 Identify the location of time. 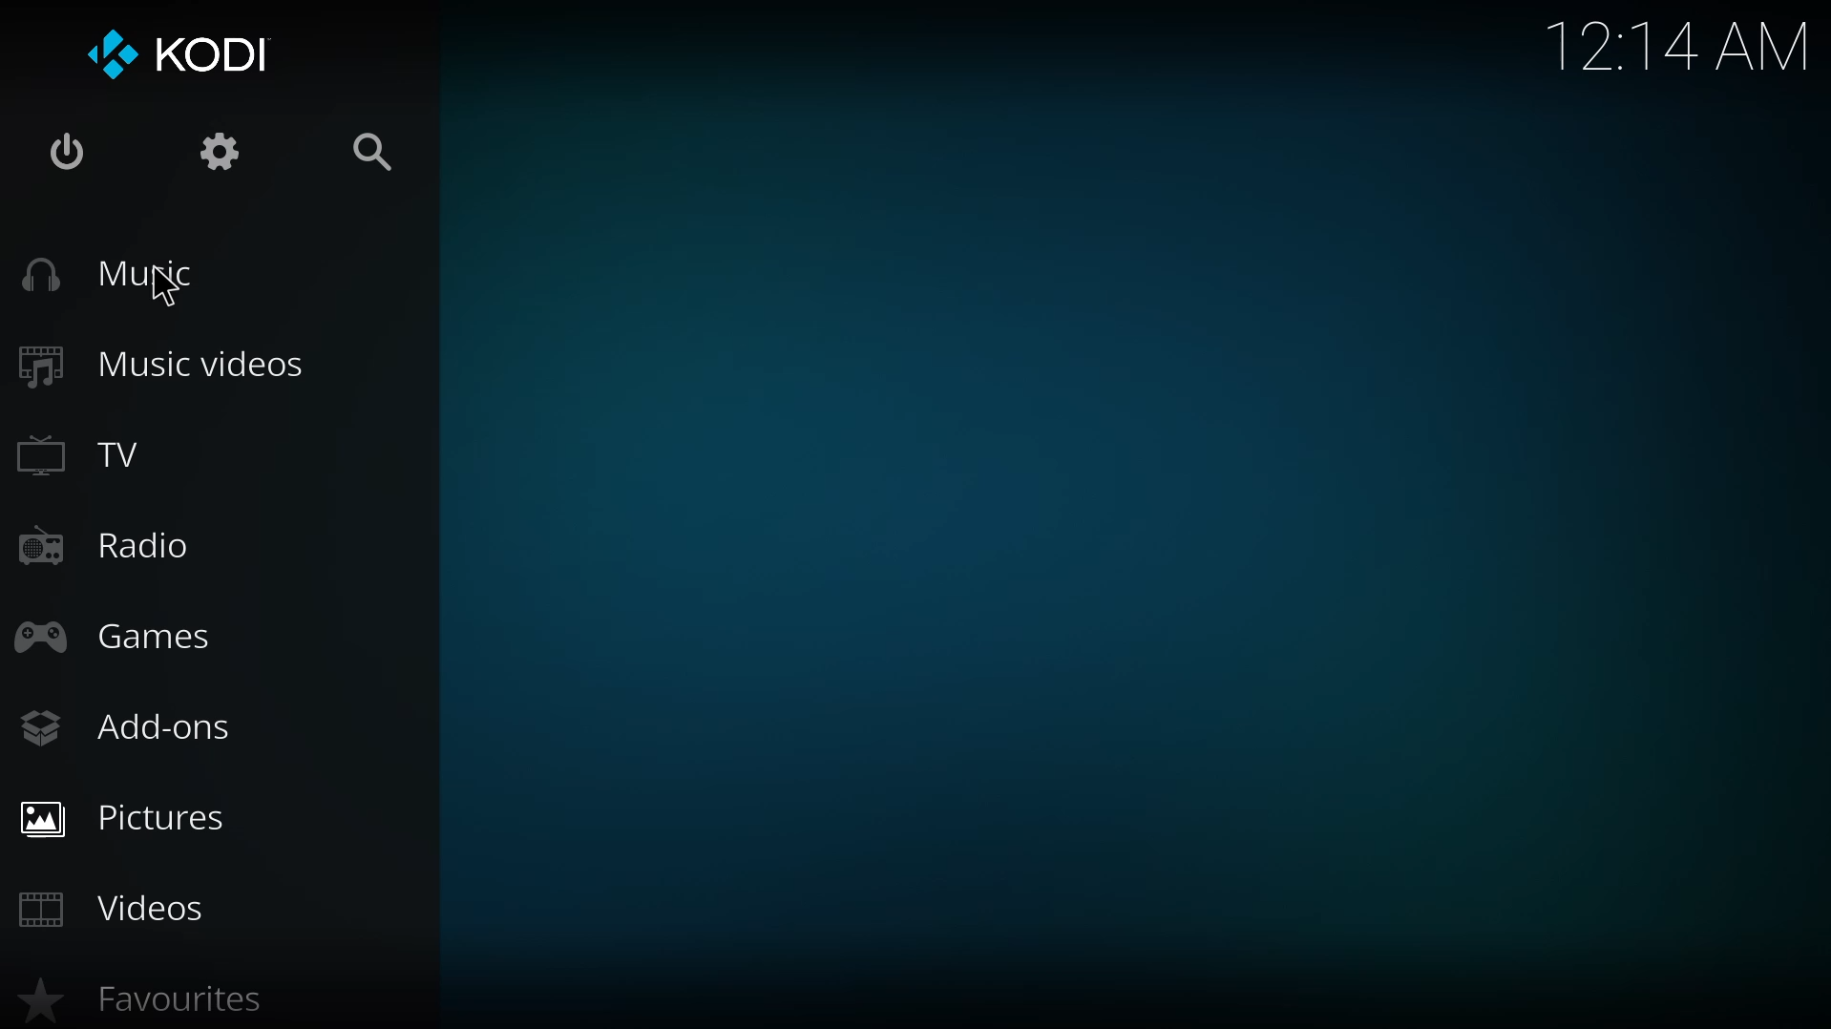
(1681, 46).